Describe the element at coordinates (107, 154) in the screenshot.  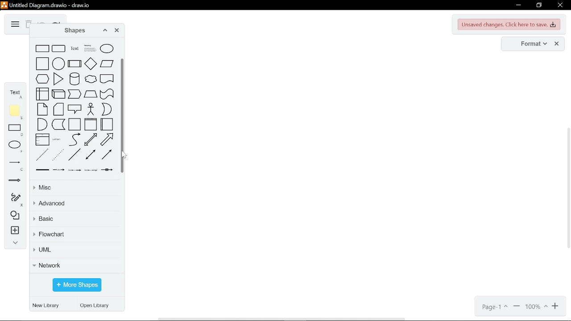
I see `directional connector` at that location.